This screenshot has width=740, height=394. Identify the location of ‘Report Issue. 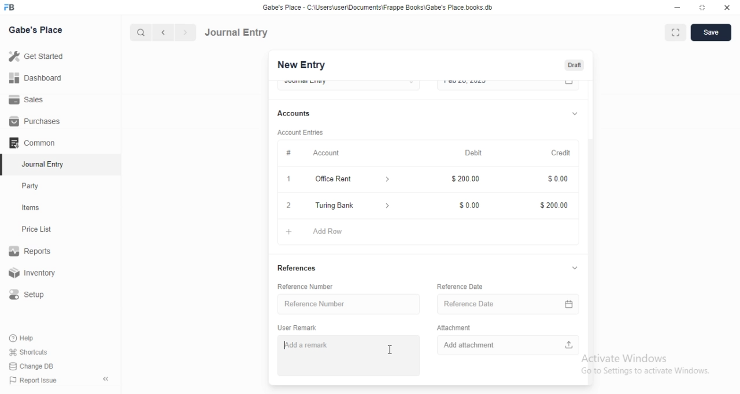
(32, 380).